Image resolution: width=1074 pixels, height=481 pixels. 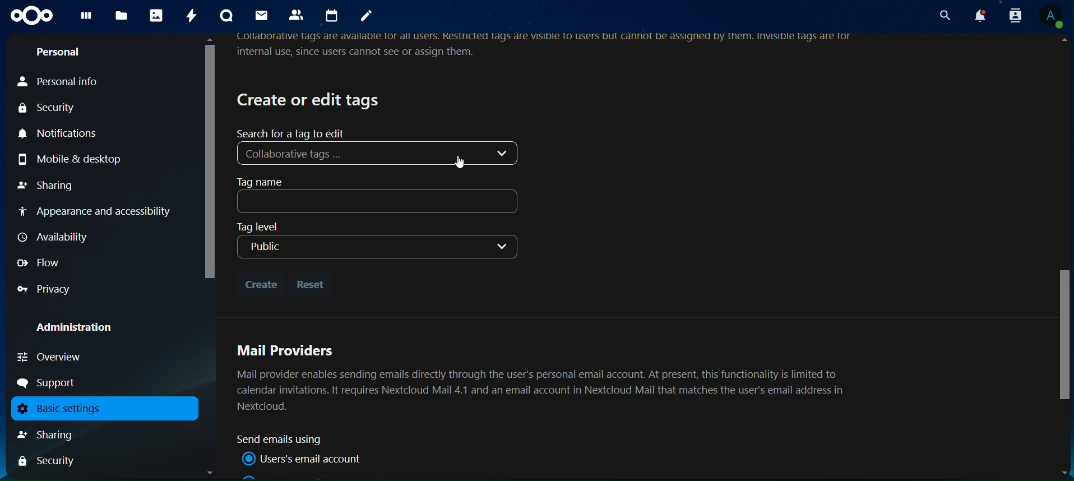 What do you see at coordinates (305, 459) in the screenshot?
I see `user mail account` at bounding box center [305, 459].